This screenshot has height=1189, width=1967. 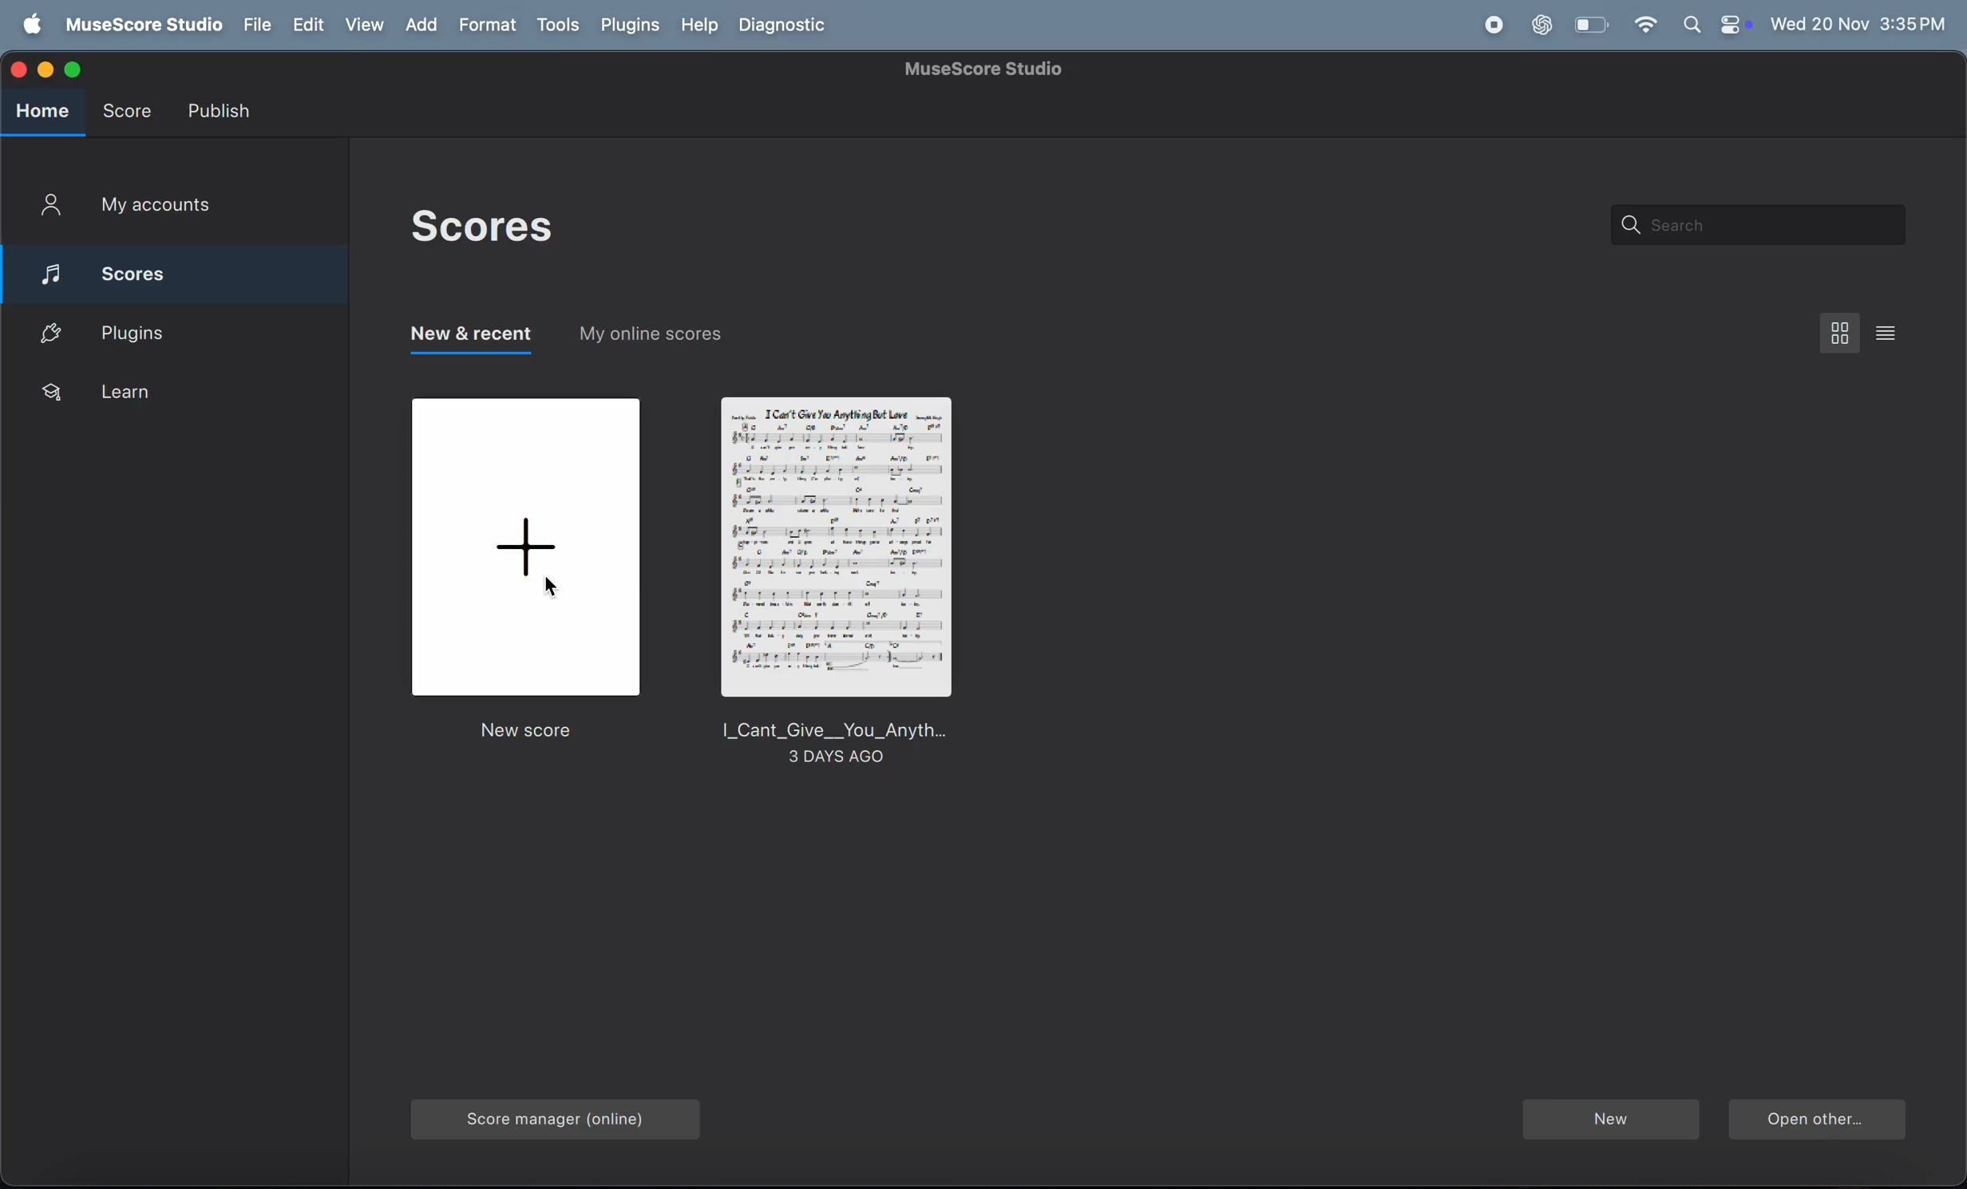 I want to click on view menu, so click(x=1841, y=332).